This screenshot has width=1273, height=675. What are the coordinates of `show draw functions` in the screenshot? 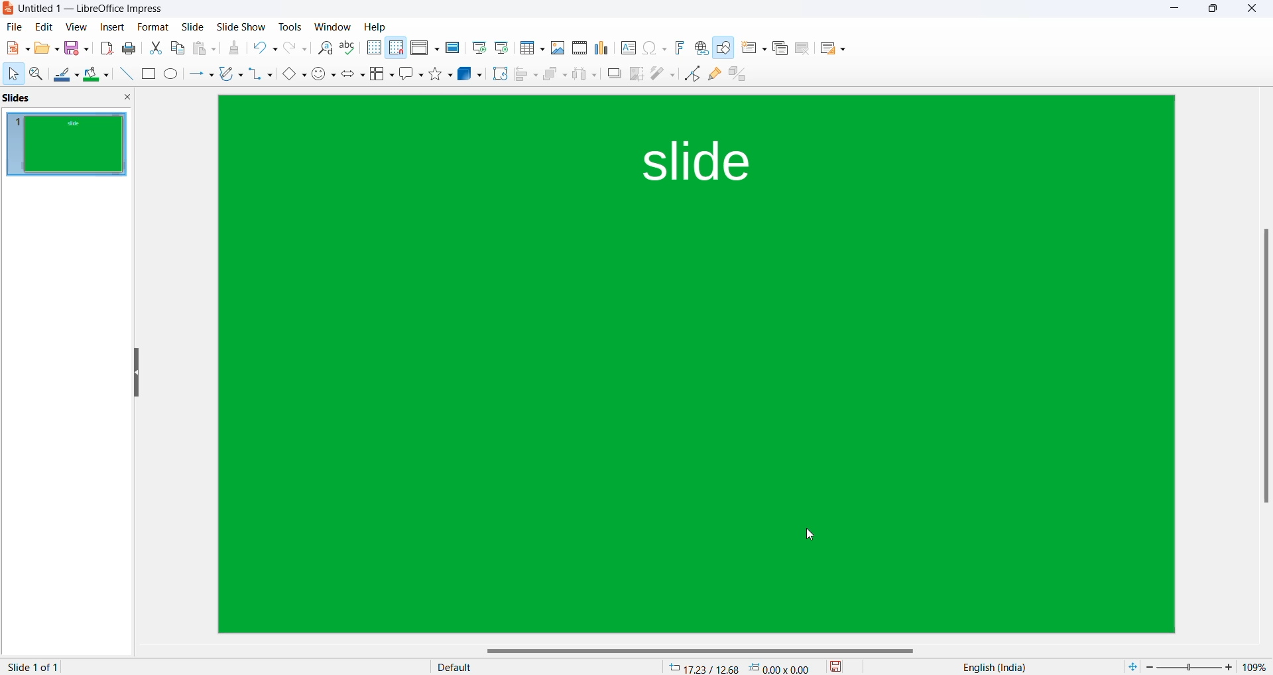 It's located at (725, 50).